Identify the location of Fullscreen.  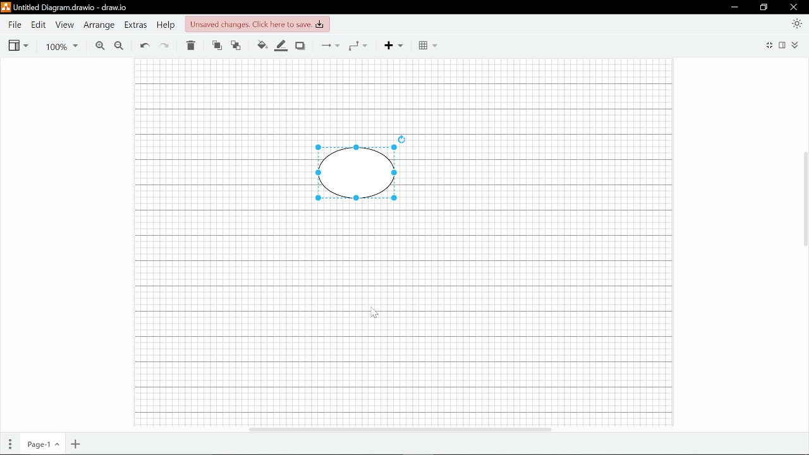
(770, 44).